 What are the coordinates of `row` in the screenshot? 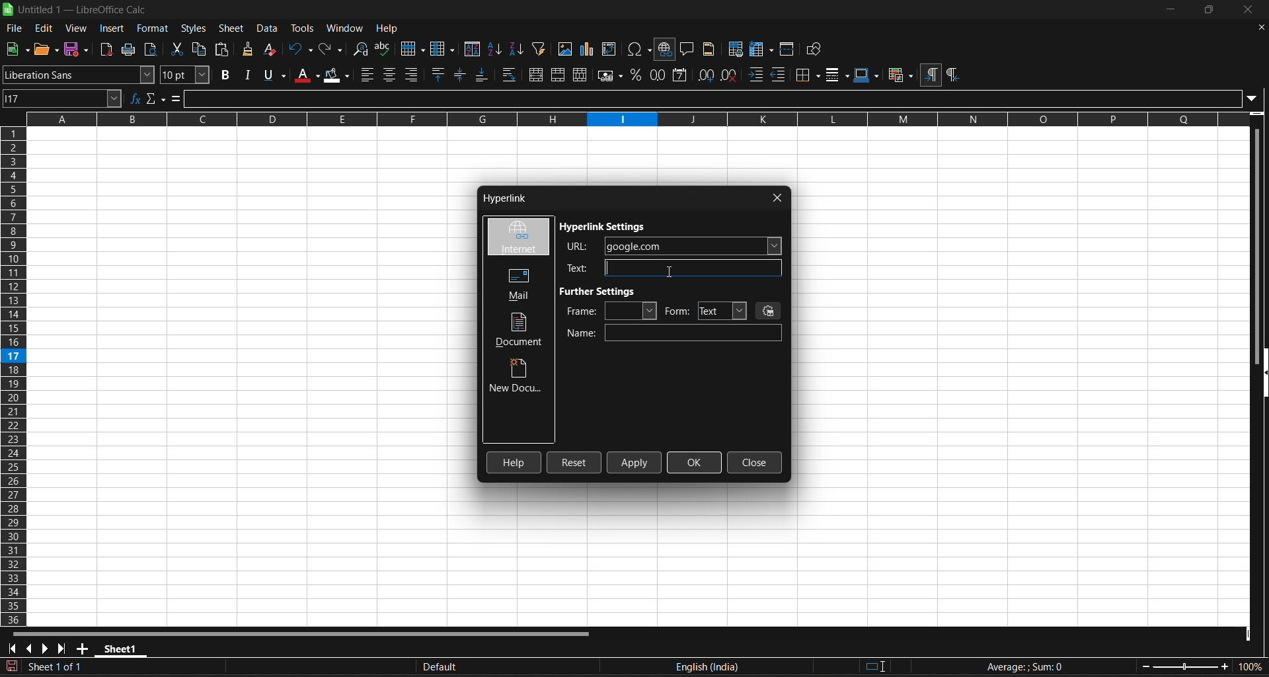 It's located at (412, 47).